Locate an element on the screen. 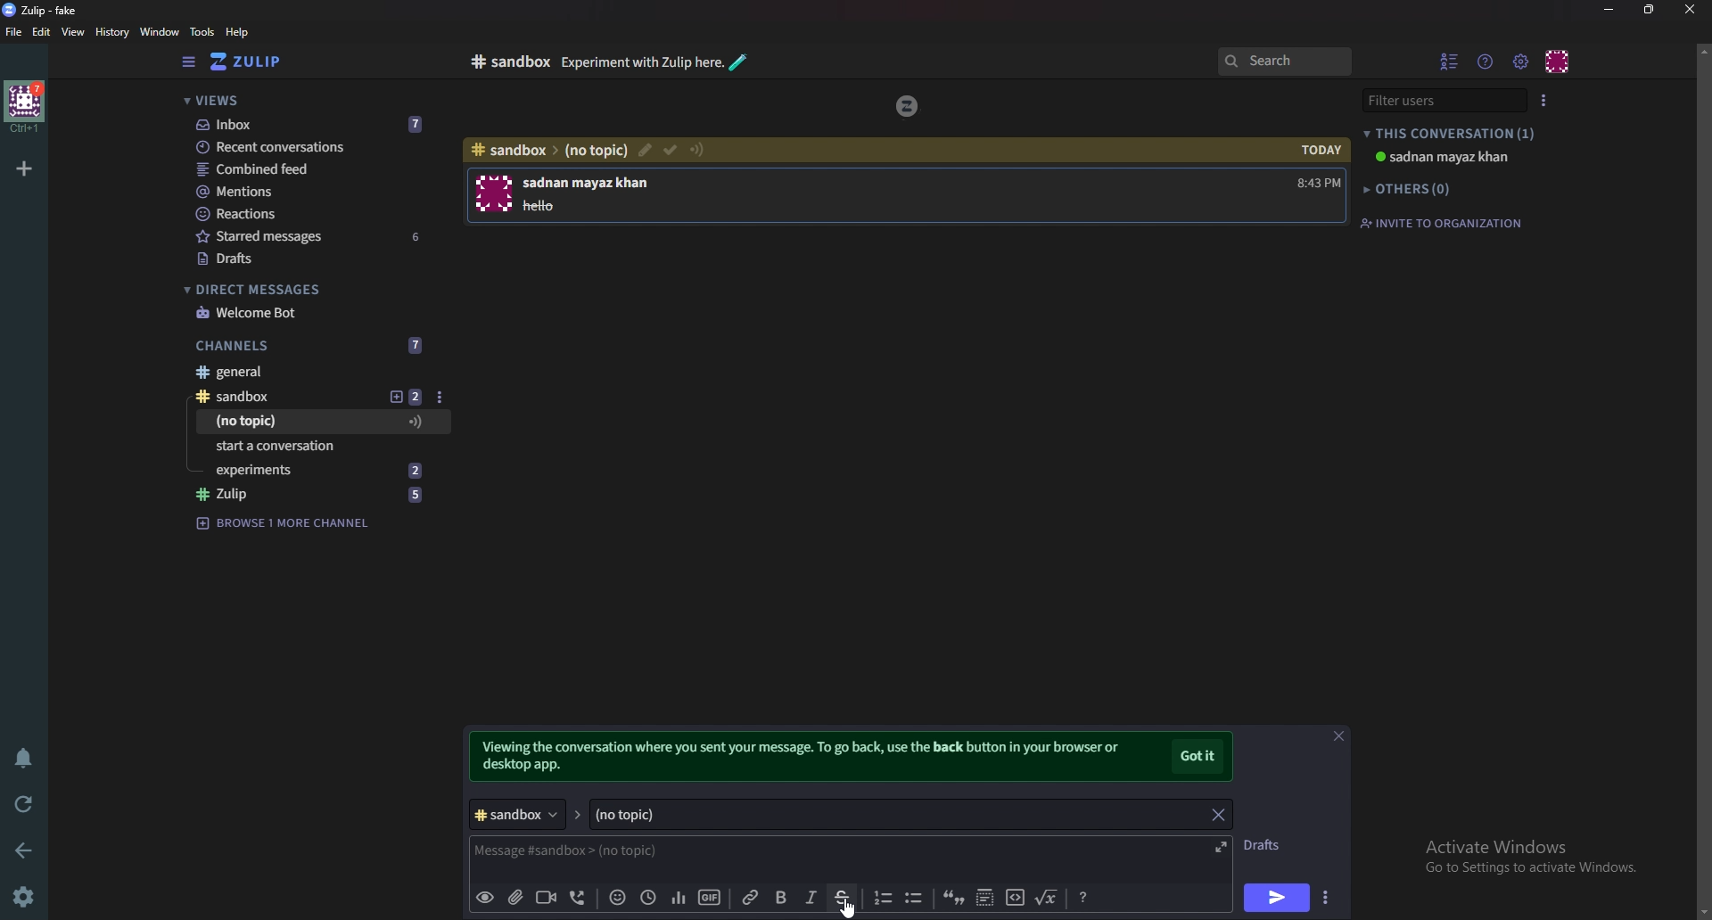 This screenshot has height=920, width=1712. resize is located at coordinates (1648, 10).